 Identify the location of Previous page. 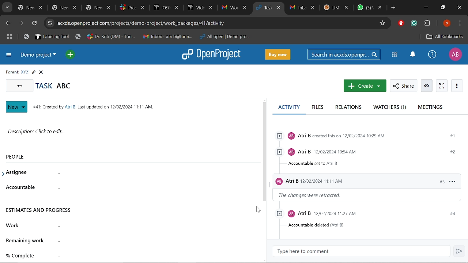
(8, 23).